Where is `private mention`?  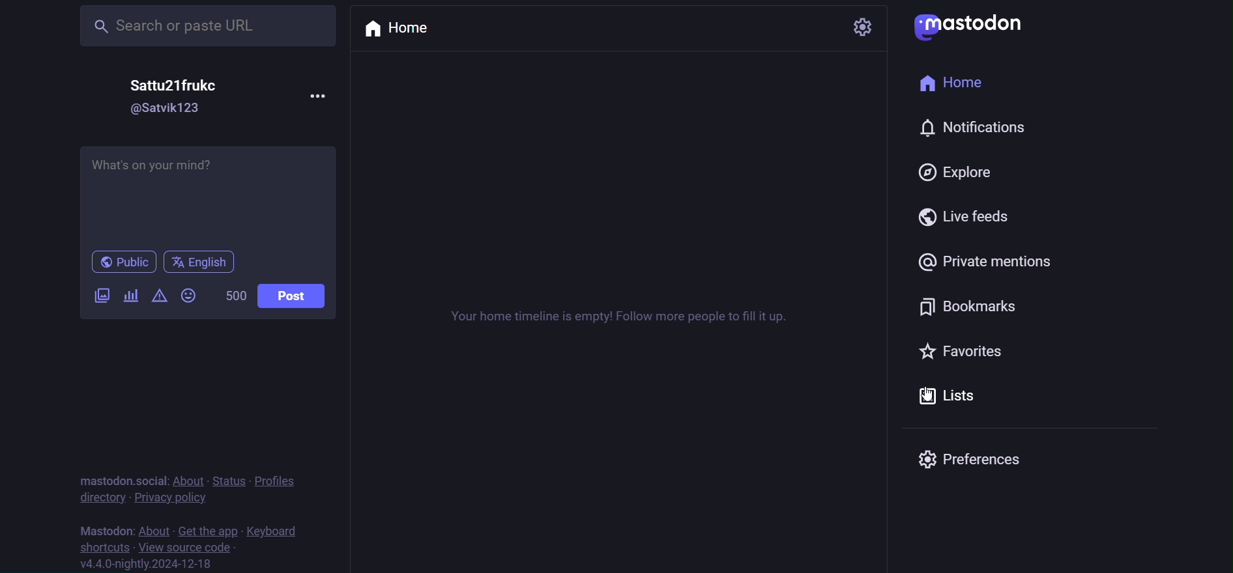
private mention is located at coordinates (985, 262).